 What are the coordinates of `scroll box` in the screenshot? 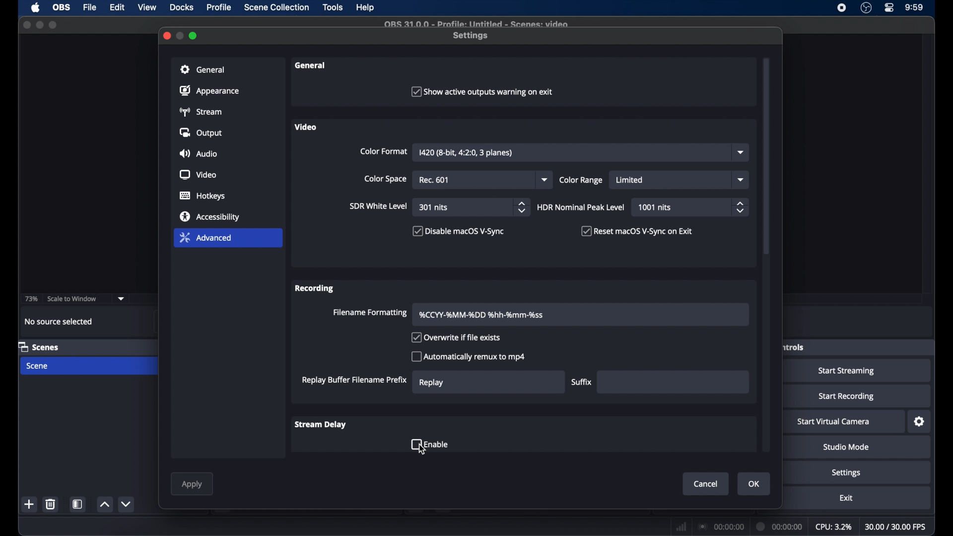 It's located at (766, 138).